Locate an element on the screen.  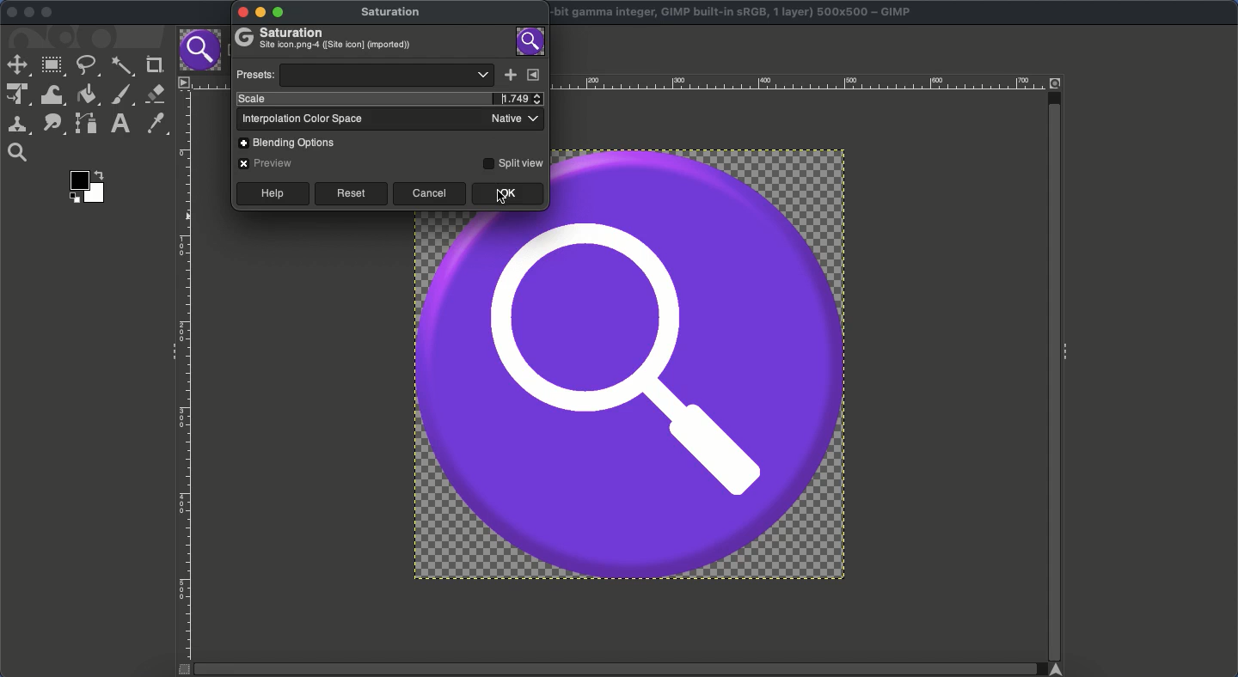
Rectangular selector is located at coordinates (52, 68).